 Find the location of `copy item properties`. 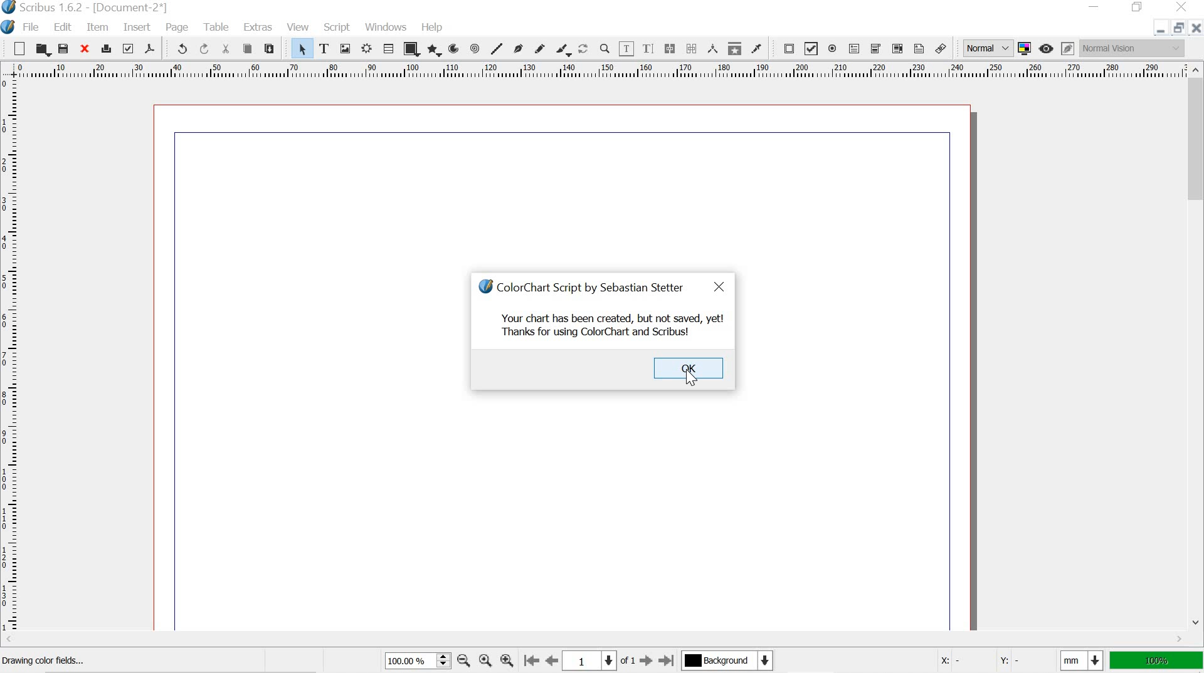

copy item properties is located at coordinates (735, 50).